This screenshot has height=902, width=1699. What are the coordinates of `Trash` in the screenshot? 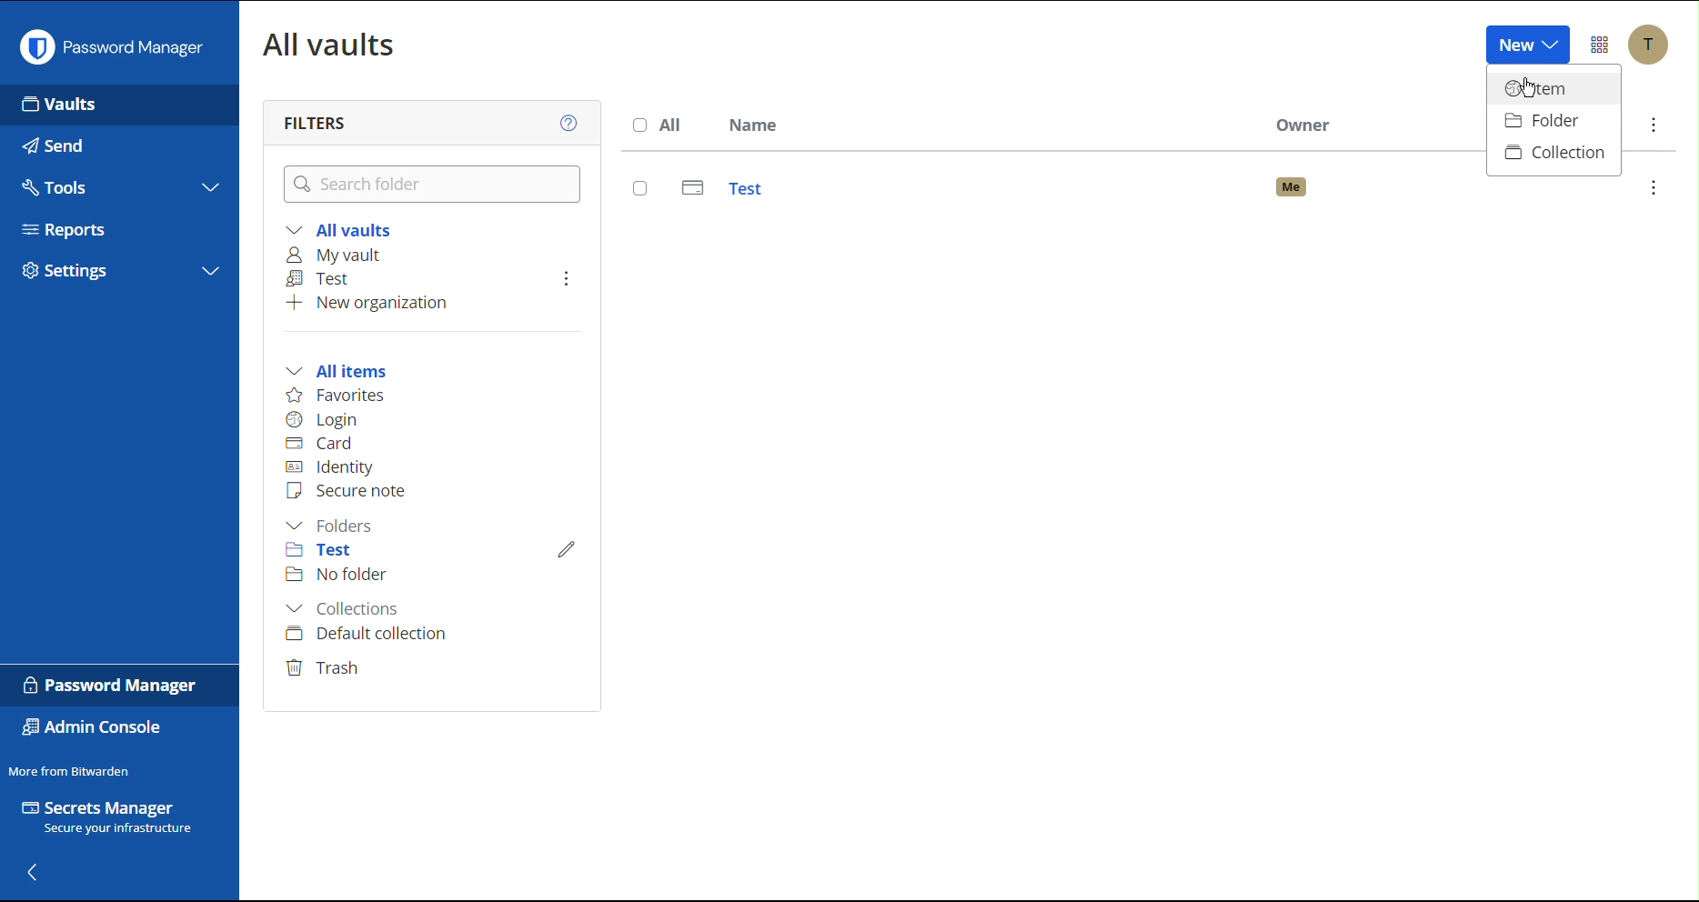 It's located at (326, 665).